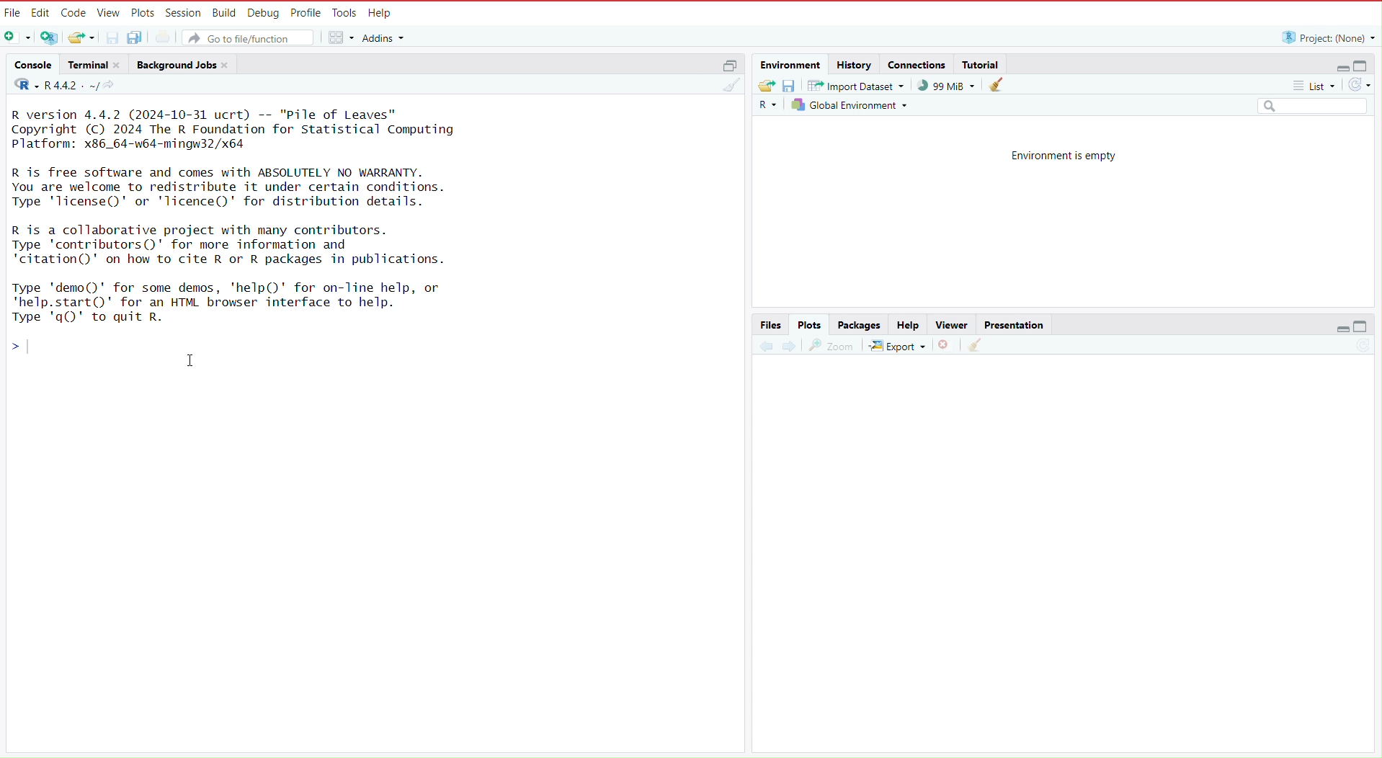 Image resolution: width=1382 pixels, height=758 pixels. What do you see at coordinates (120, 65) in the screenshot?
I see `close` at bounding box center [120, 65].